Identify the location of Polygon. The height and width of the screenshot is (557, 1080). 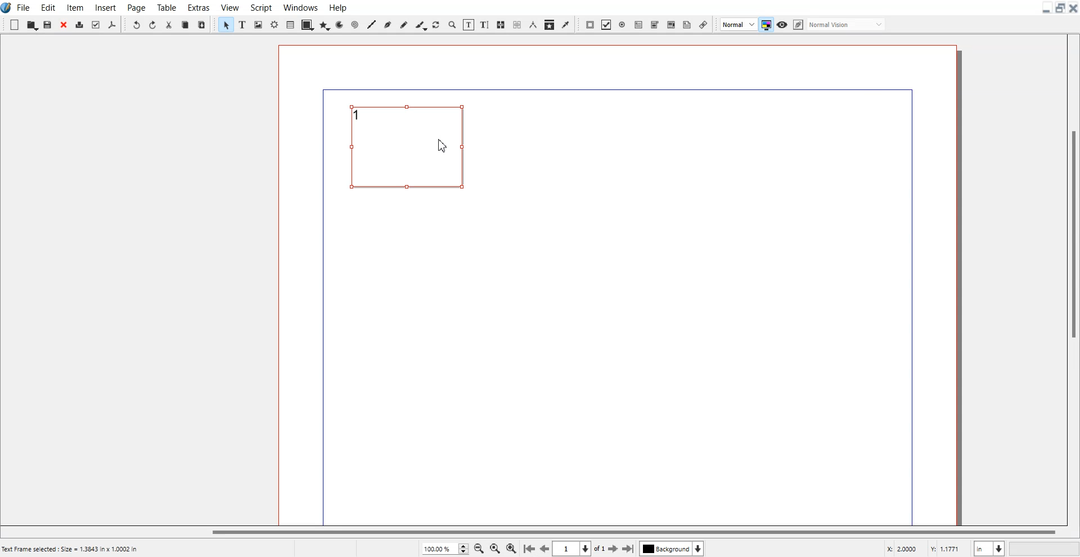
(325, 24).